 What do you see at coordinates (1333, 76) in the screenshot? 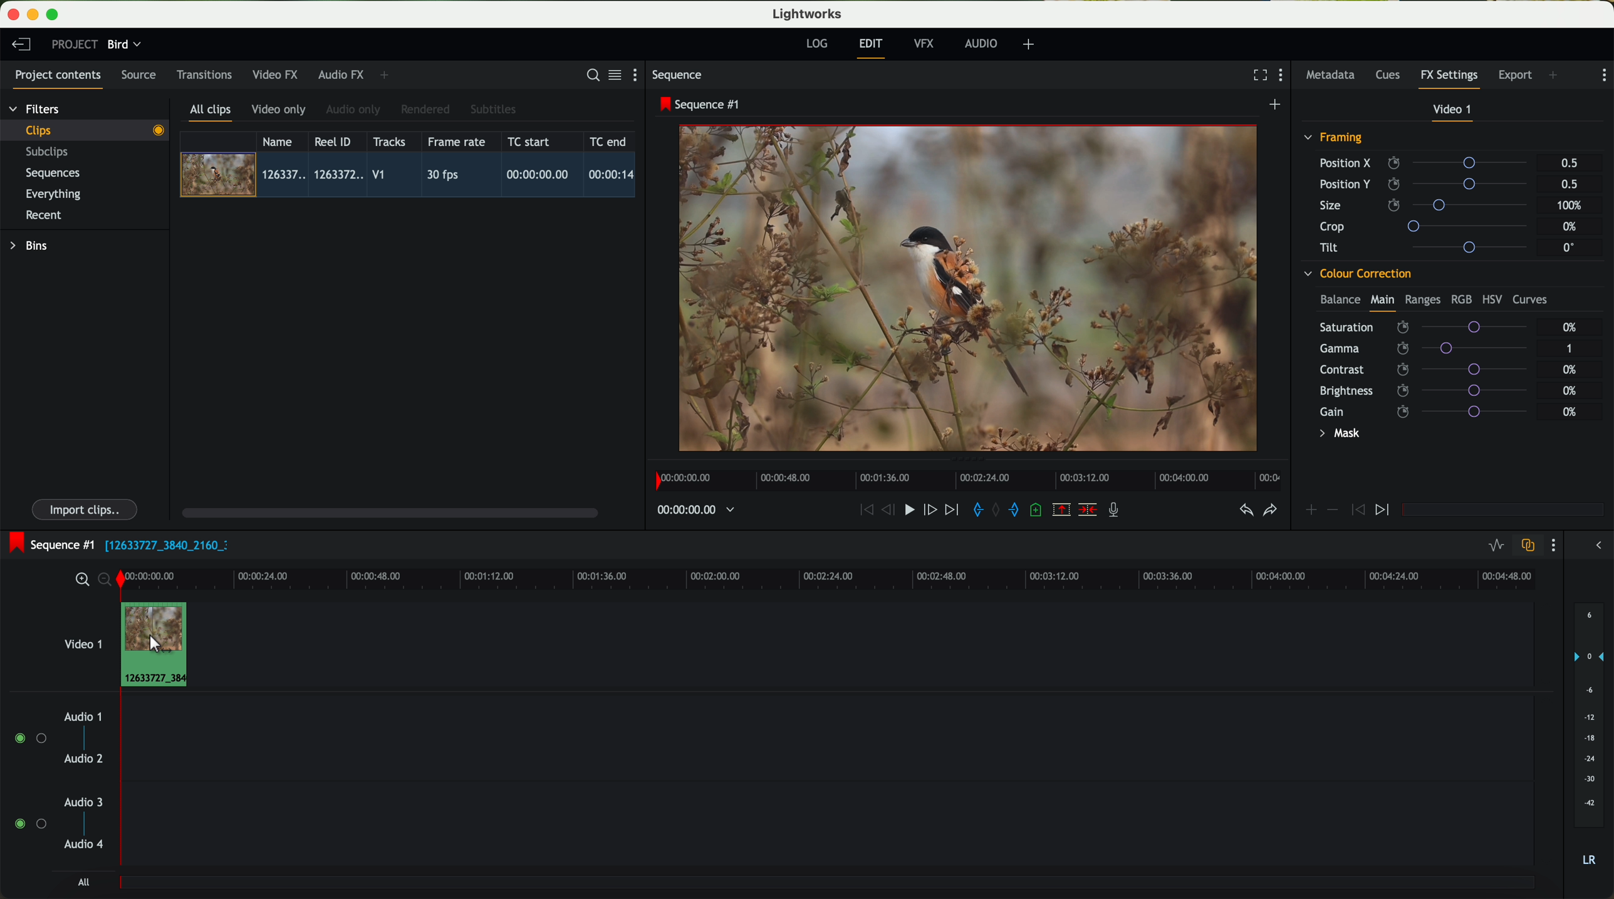
I see `metadata` at bounding box center [1333, 76].